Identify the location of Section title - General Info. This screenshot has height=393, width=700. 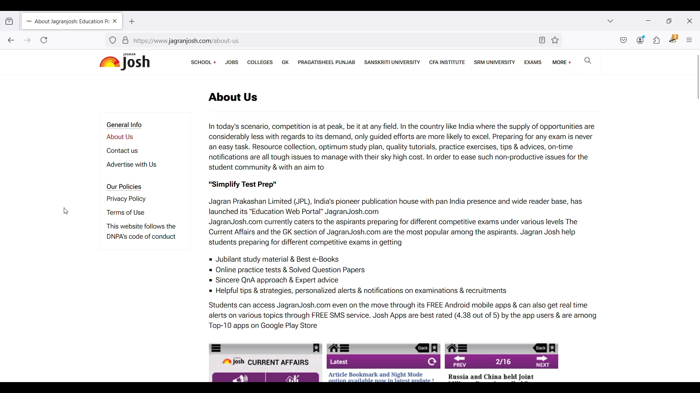
(125, 124).